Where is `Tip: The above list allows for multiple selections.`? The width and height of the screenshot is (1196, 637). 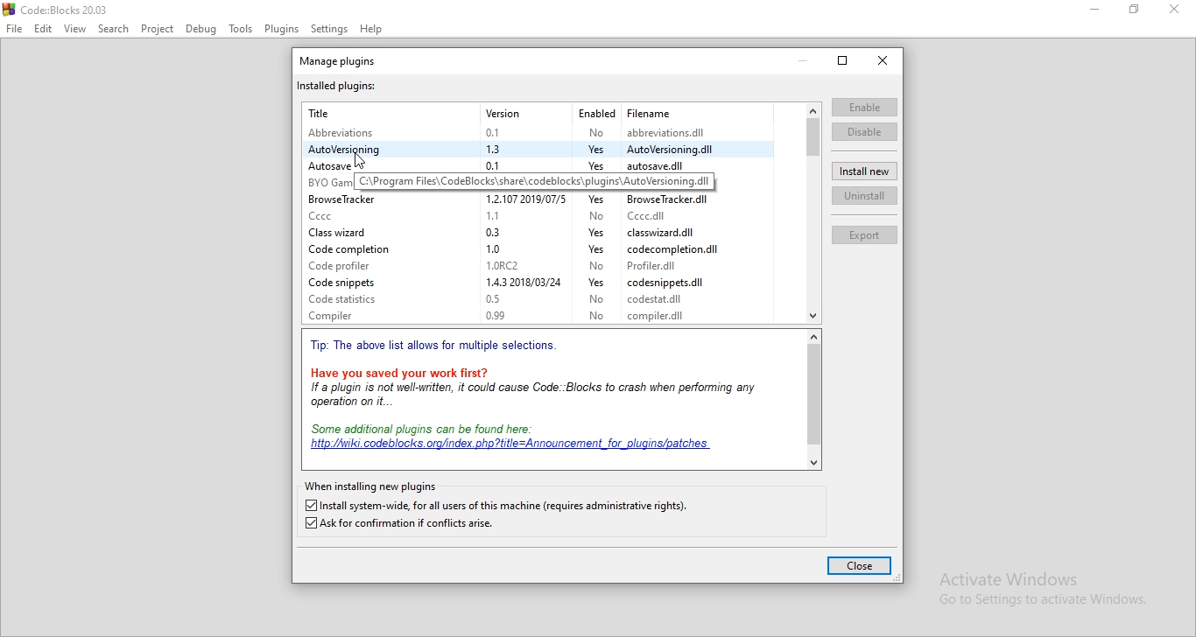 Tip: The above list allows for multiple selections. is located at coordinates (439, 346).